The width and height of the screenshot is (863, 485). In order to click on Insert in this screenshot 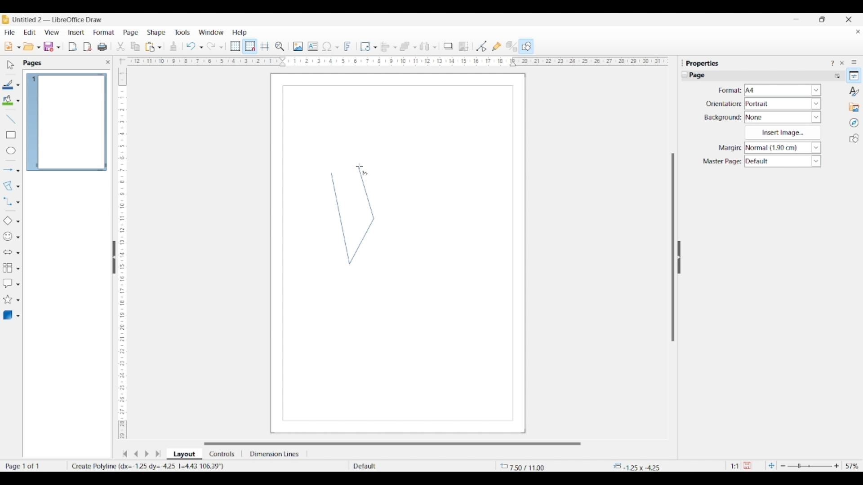, I will do `click(76, 32)`.